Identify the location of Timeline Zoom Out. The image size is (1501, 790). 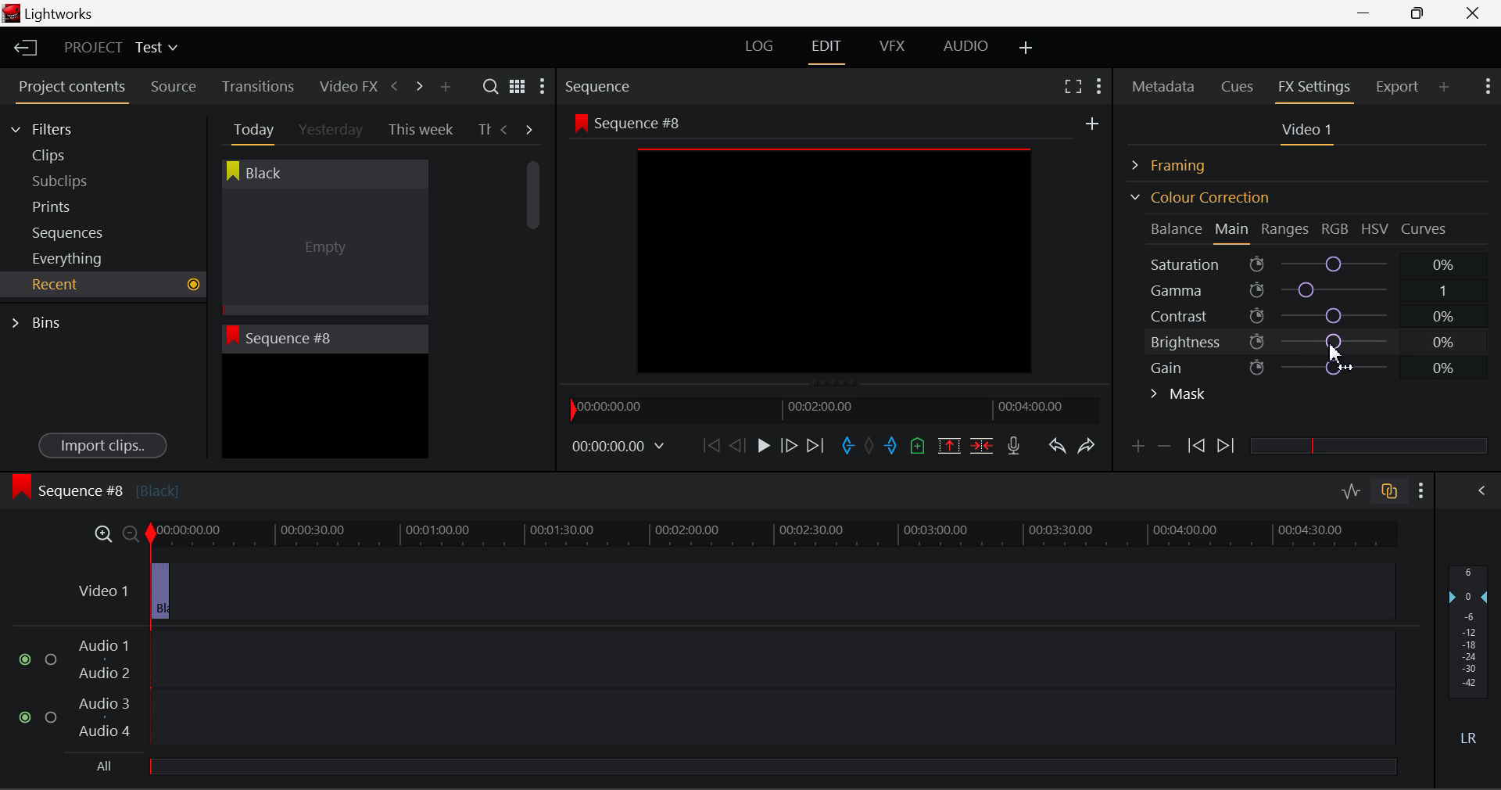
(130, 533).